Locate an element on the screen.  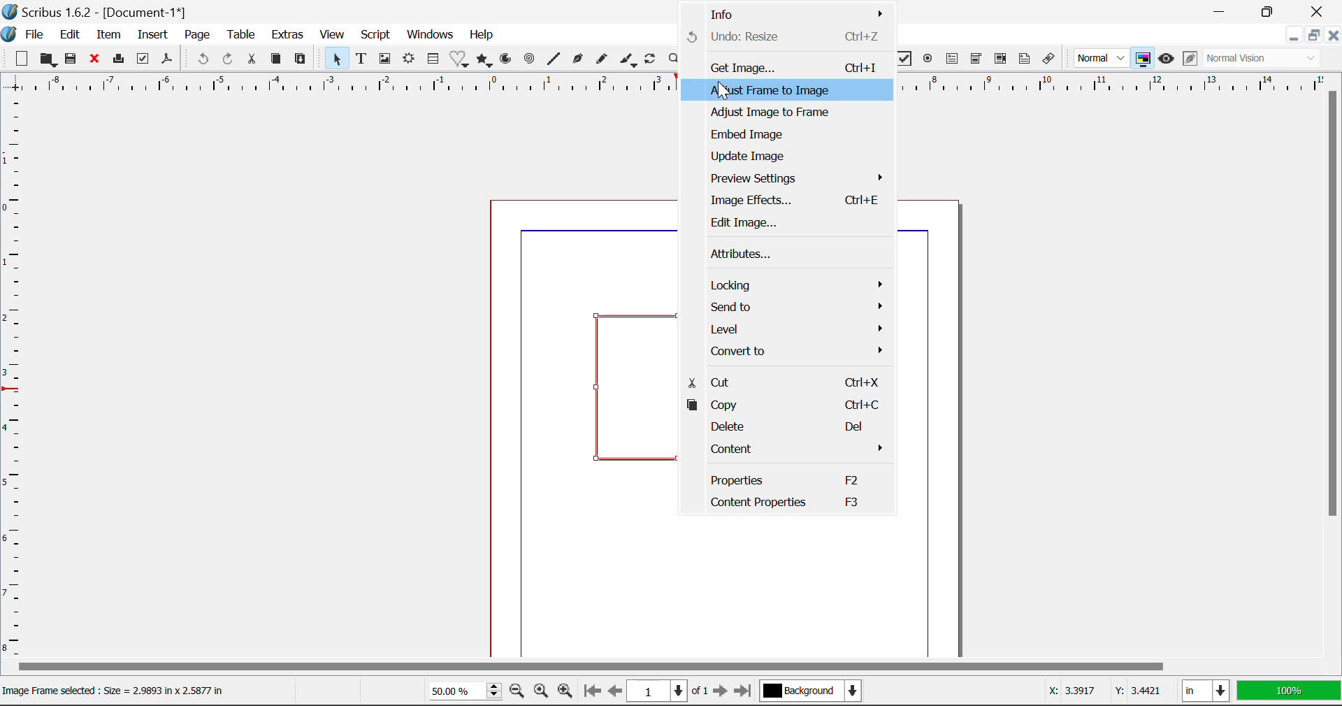
Cut is located at coordinates (252, 59).